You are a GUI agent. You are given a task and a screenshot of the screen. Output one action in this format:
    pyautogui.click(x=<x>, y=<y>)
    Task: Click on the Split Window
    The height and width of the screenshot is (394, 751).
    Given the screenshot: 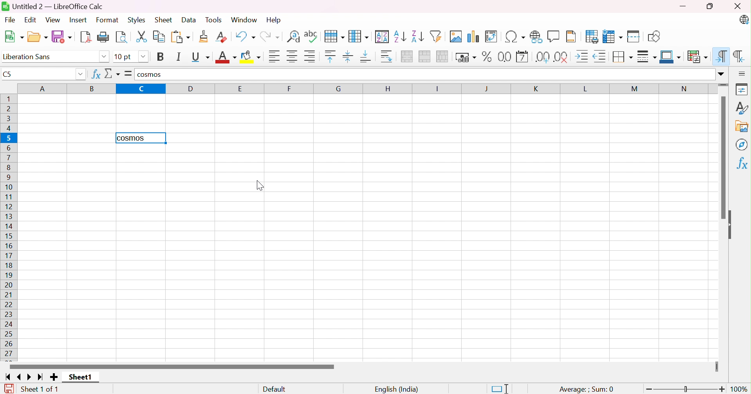 What is the action you would take?
    pyautogui.click(x=635, y=36)
    